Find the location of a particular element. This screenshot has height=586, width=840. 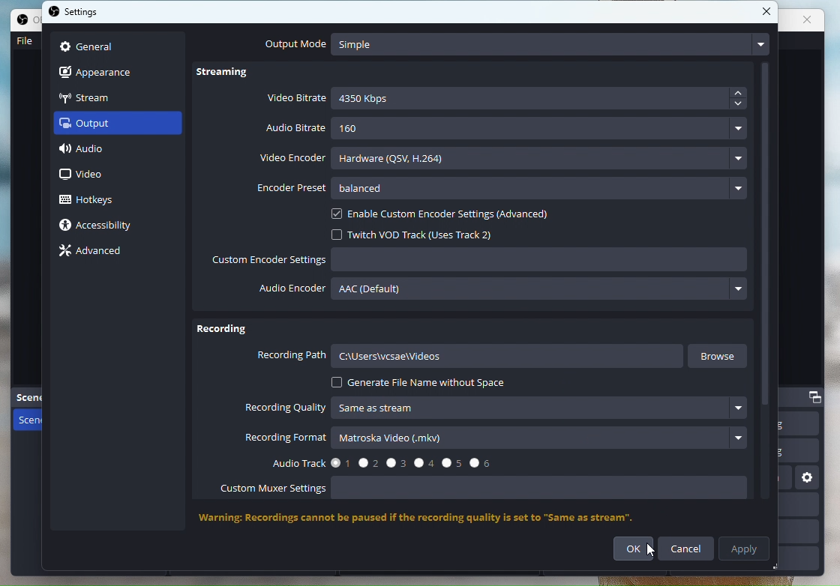

settings is located at coordinates (78, 13).